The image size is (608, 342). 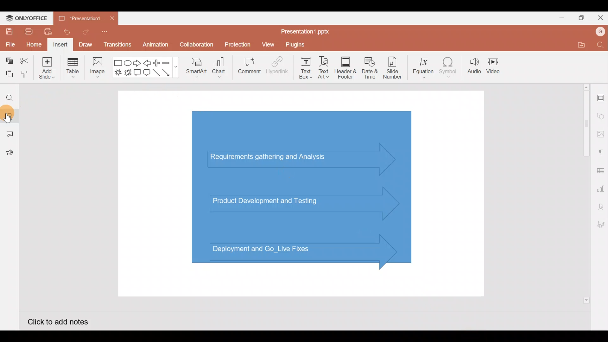 I want to click on Image, so click(x=98, y=70).